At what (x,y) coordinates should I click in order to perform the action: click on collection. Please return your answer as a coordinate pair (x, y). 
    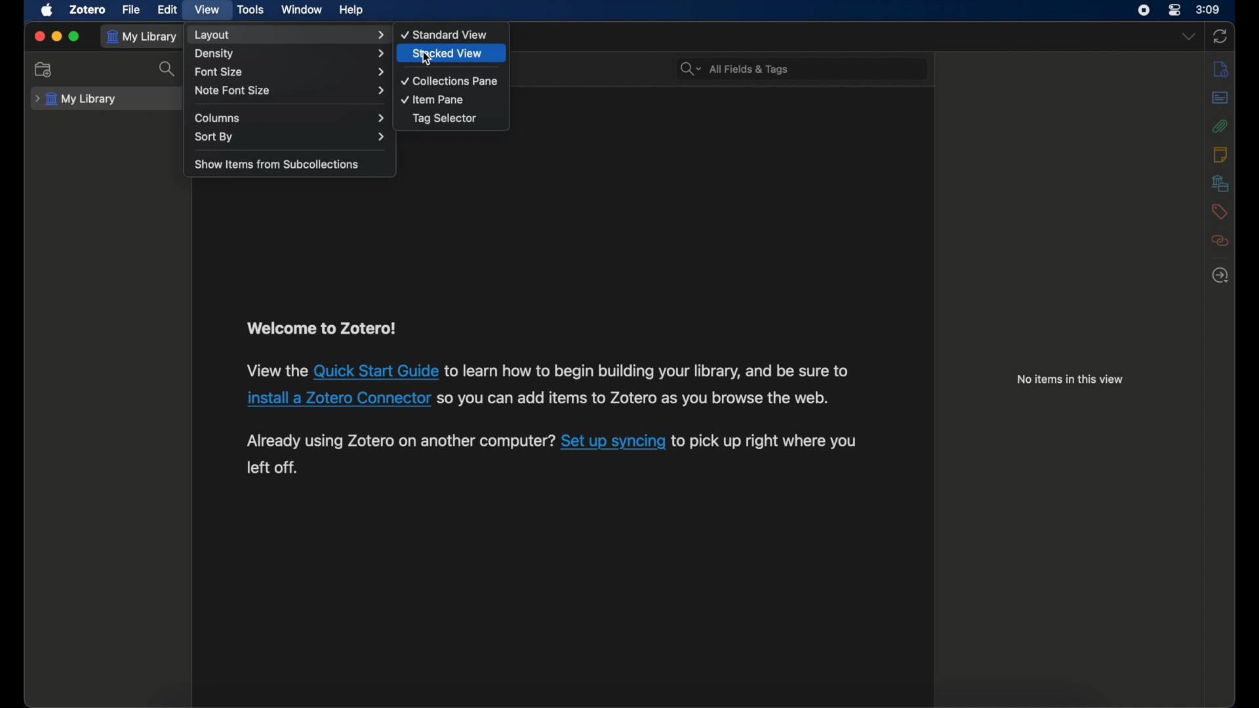
    Looking at the image, I should click on (44, 69).